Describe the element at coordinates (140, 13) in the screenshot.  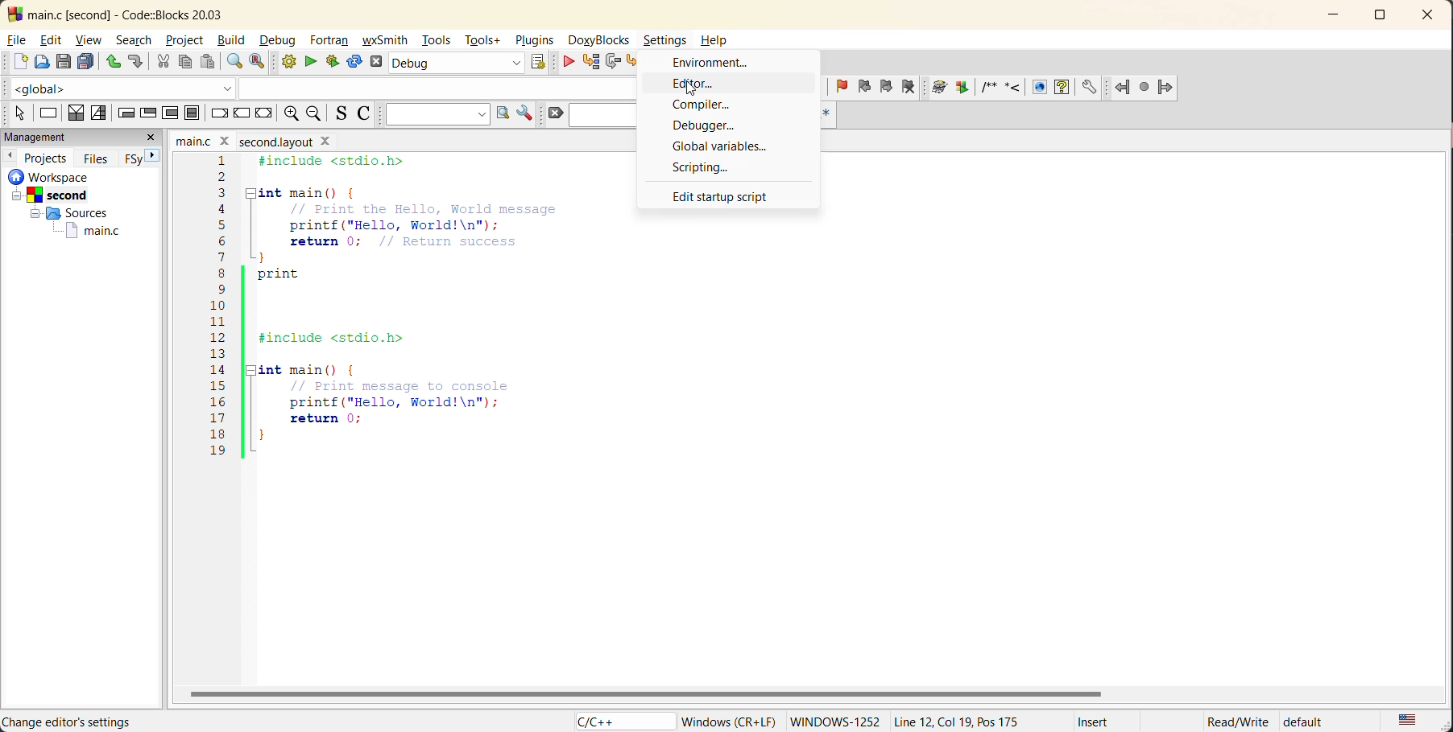
I see `app name and file name` at that location.